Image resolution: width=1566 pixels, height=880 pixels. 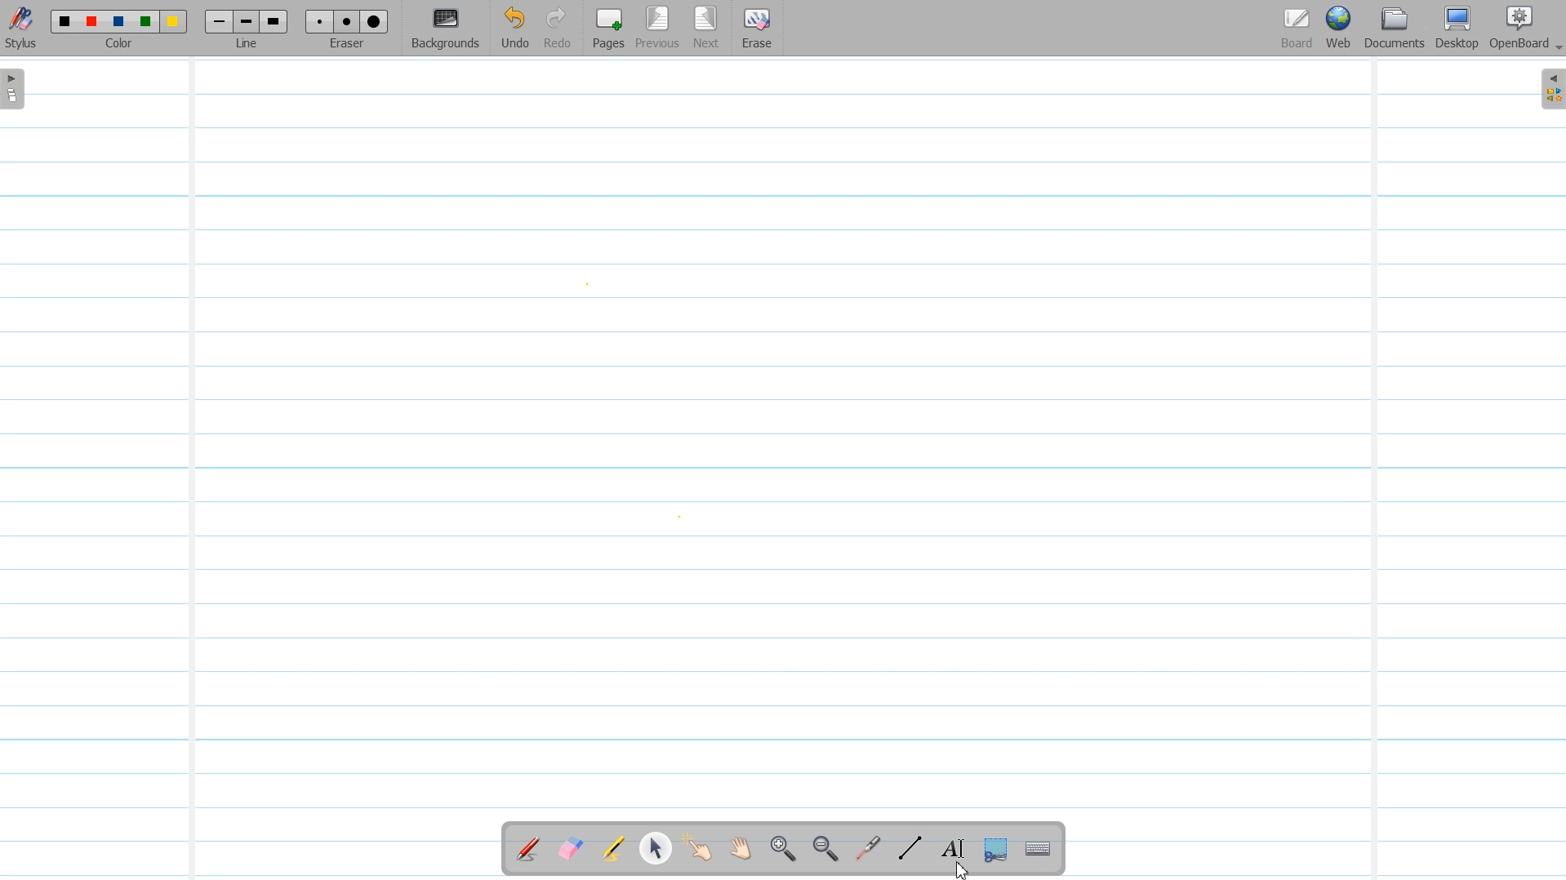 I want to click on Highlight, so click(x=613, y=851).